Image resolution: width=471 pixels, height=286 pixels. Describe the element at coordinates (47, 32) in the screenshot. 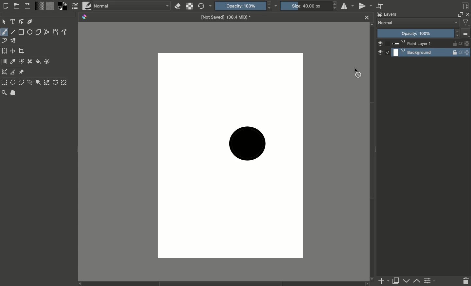

I see `Polyline` at that location.